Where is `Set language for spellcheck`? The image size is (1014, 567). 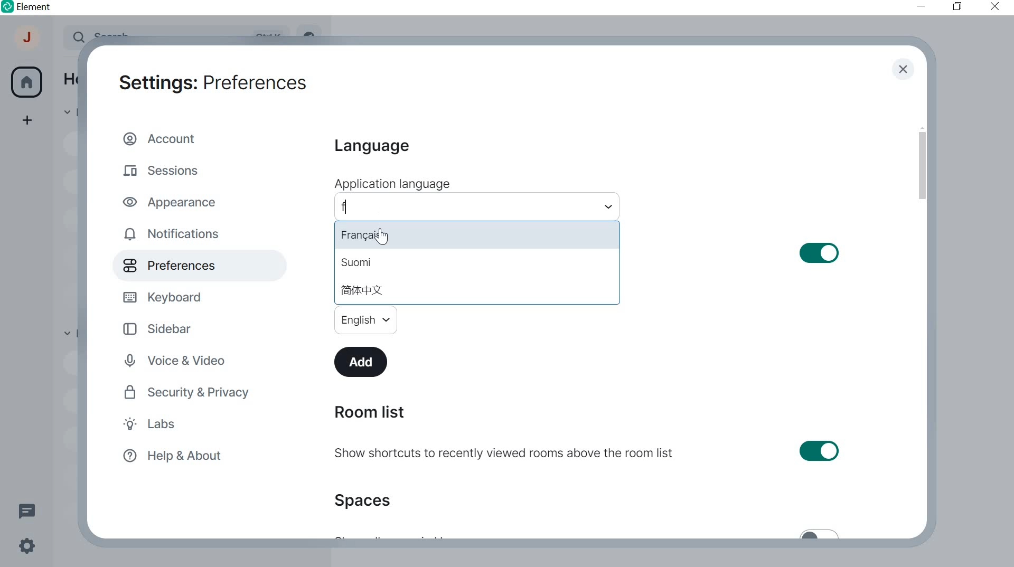 Set language for spellcheck is located at coordinates (365, 319).